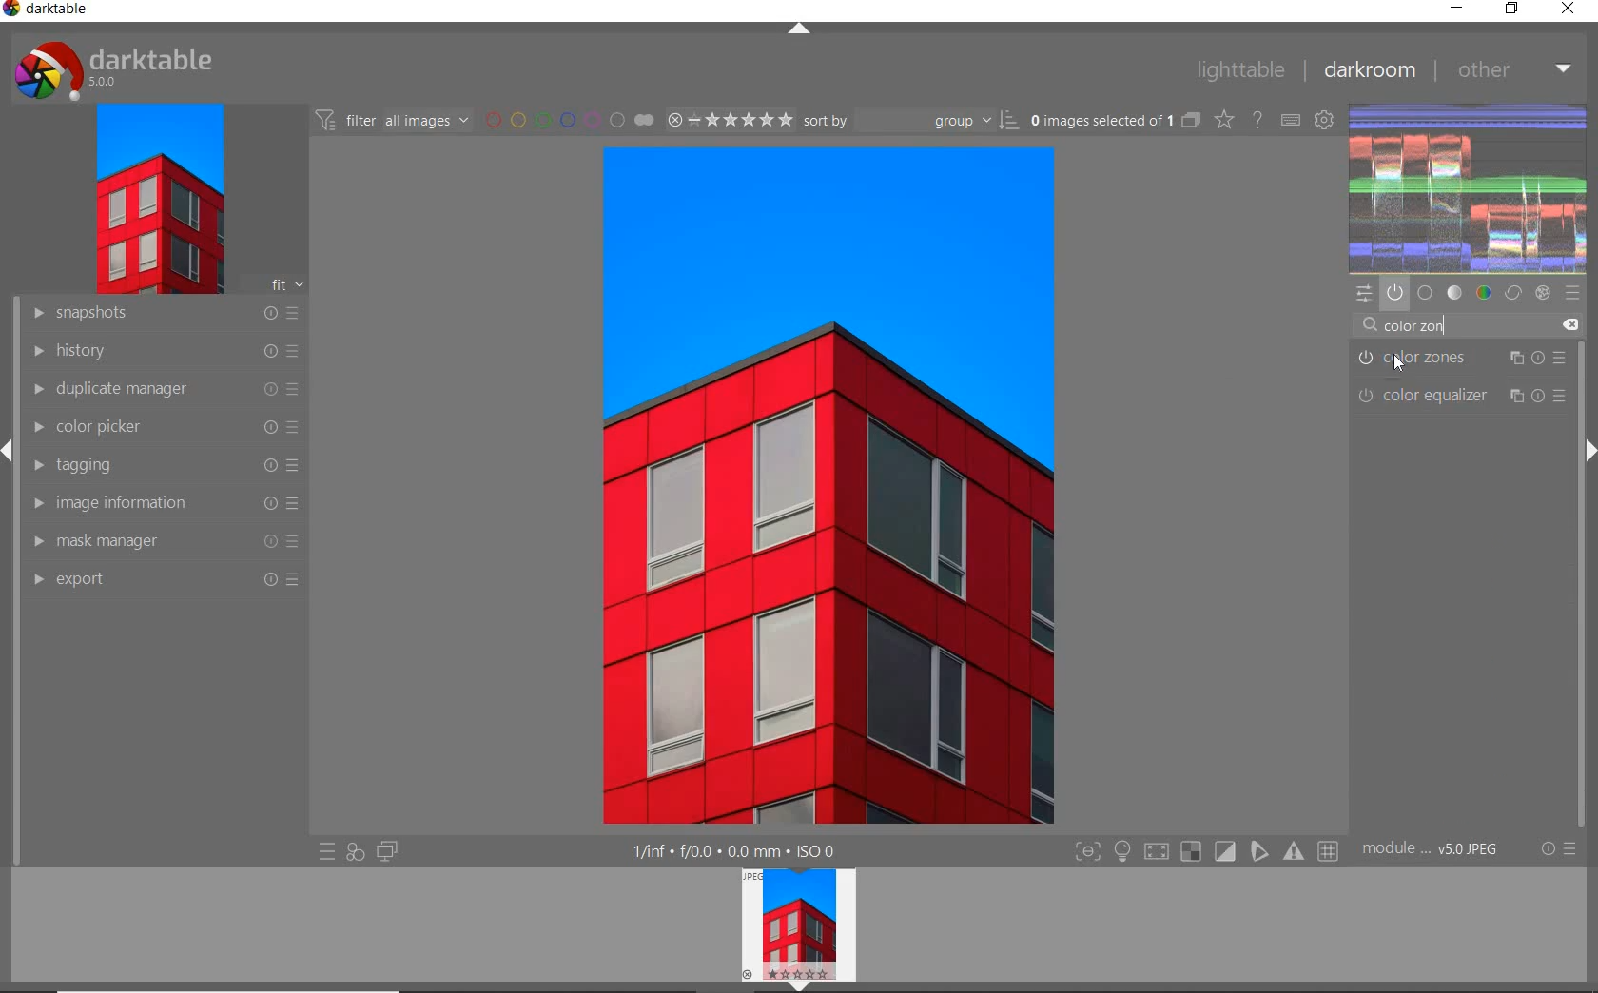  Describe the element at coordinates (1425, 291) in the screenshot. I see `base` at that location.